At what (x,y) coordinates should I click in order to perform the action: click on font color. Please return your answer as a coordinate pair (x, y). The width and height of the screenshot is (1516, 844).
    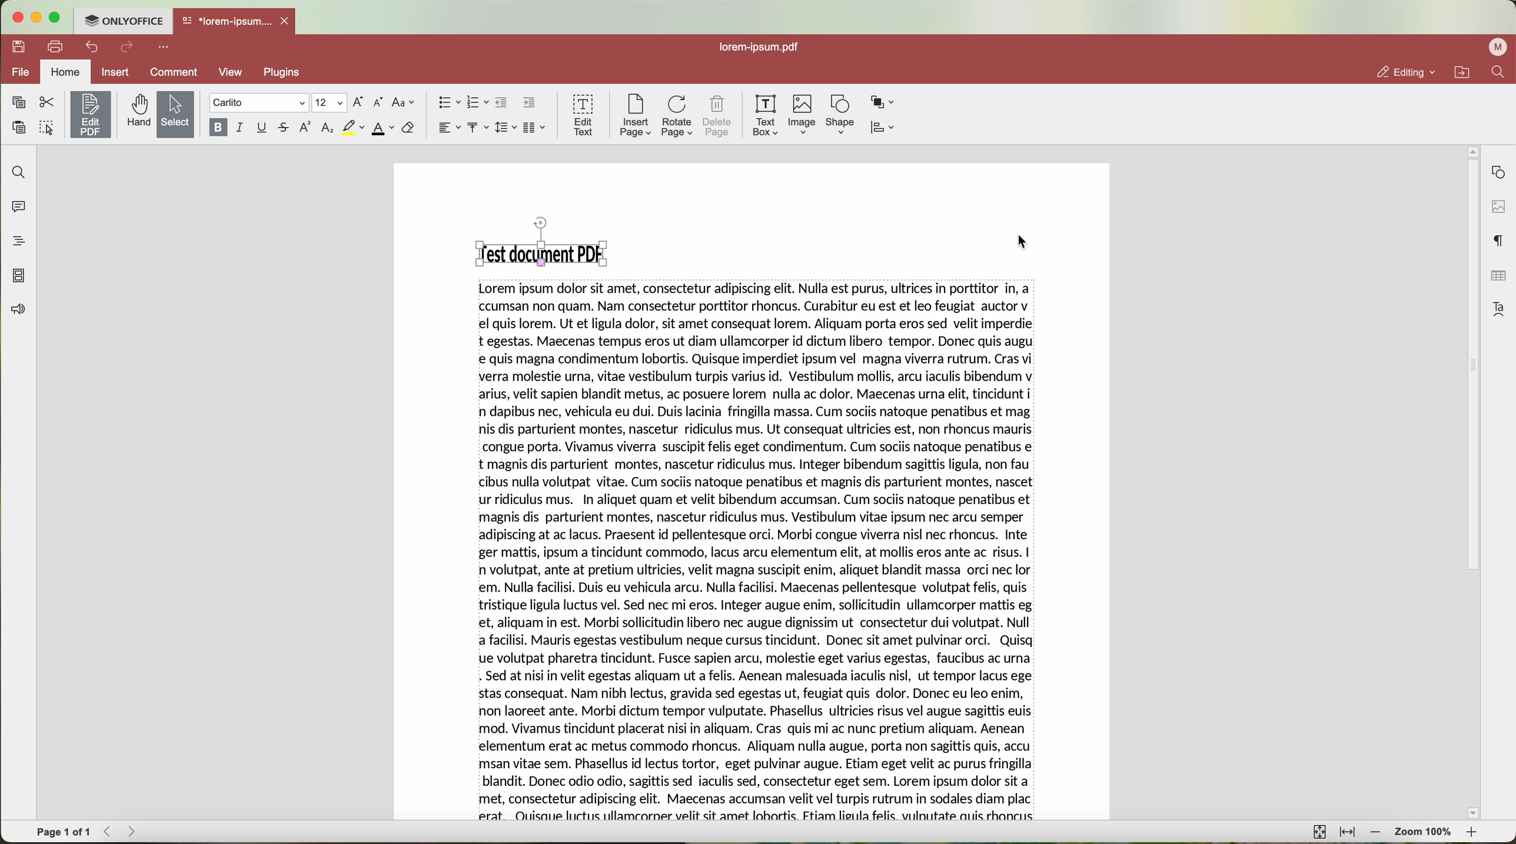
    Looking at the image, I should click on (383, 129).